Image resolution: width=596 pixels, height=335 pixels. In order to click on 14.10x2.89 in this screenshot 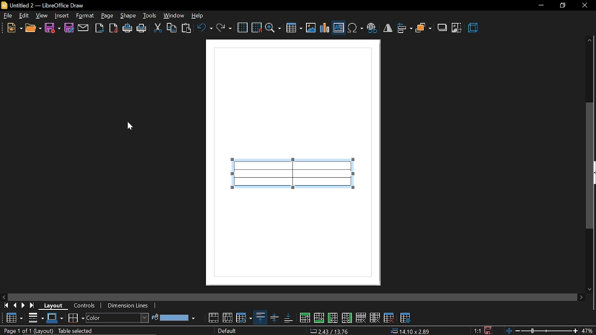, I will do `click(410, 331)`.